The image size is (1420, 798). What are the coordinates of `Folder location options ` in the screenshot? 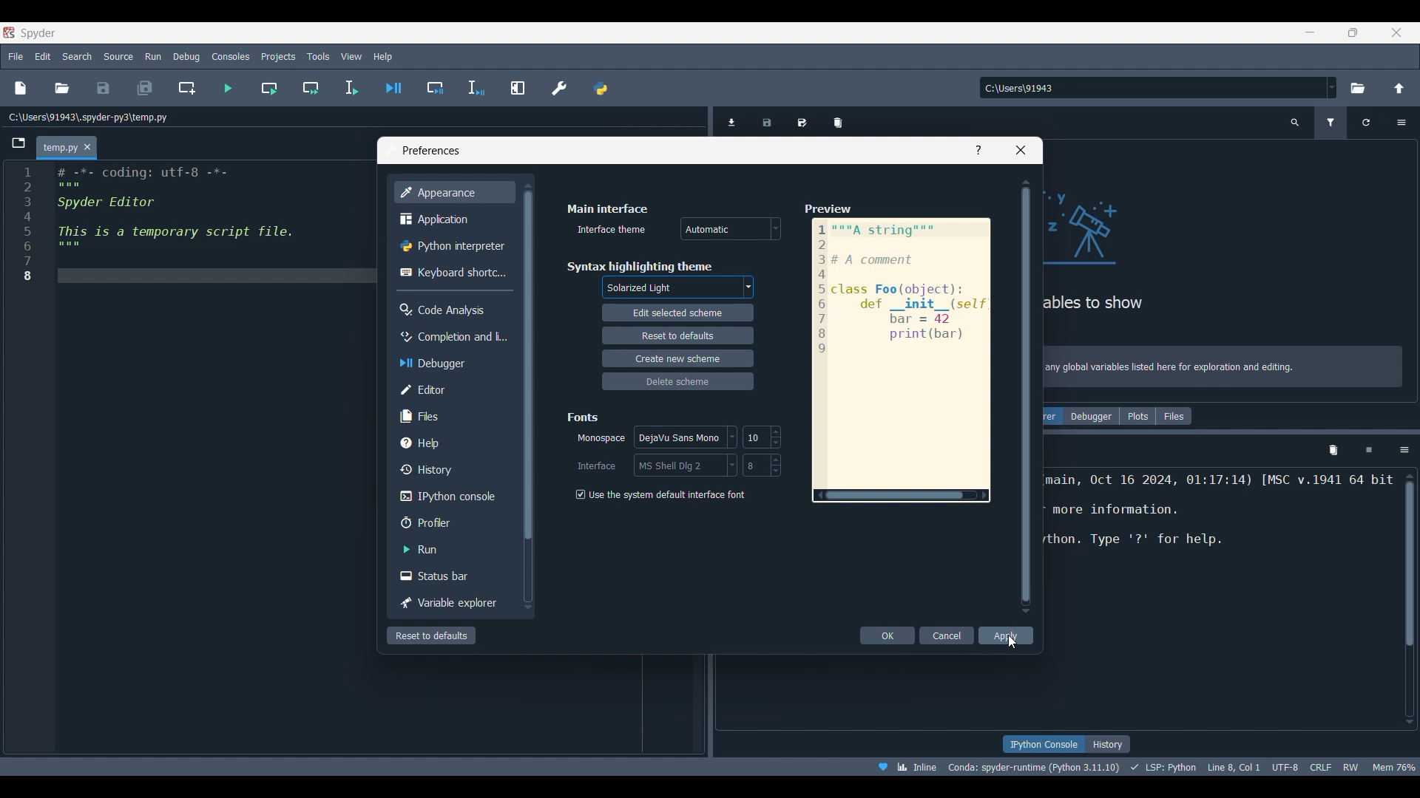 It's located at (1332, 87).